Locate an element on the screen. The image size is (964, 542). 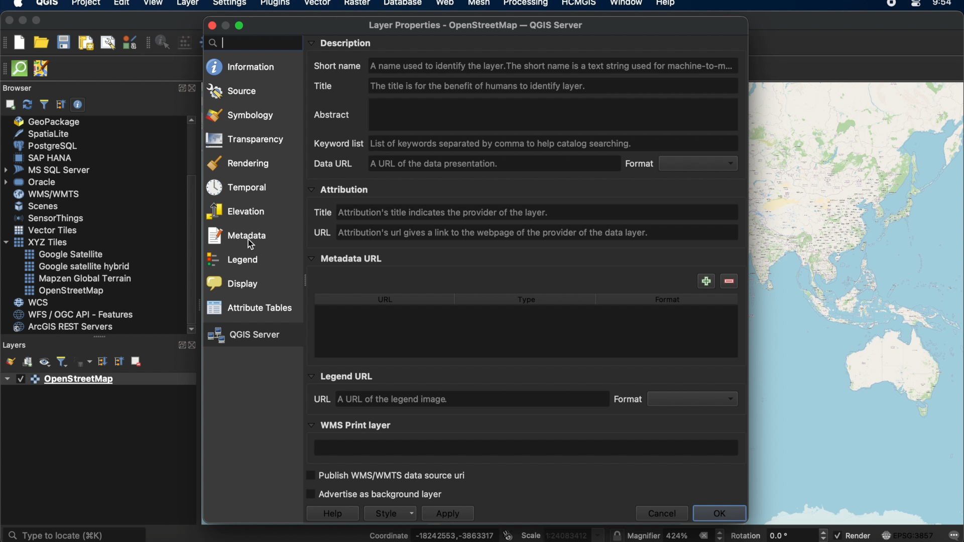
web is located at coordinates (445, 4).